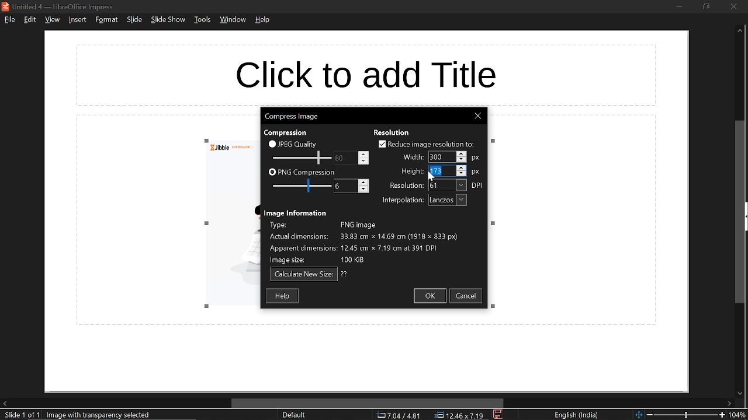  Describe the element at coordinates (134, 20) in the screenshot. I see `slide` at that location.